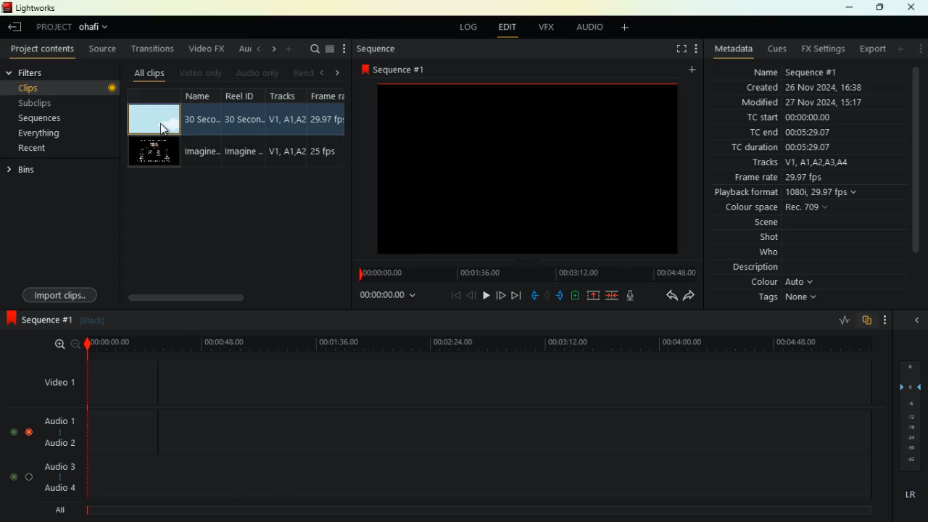 The width and height of the screenshot is (928, 522). Describe the element at coordinates (57, 418) in the screenshot. I see `audio1` at that location.